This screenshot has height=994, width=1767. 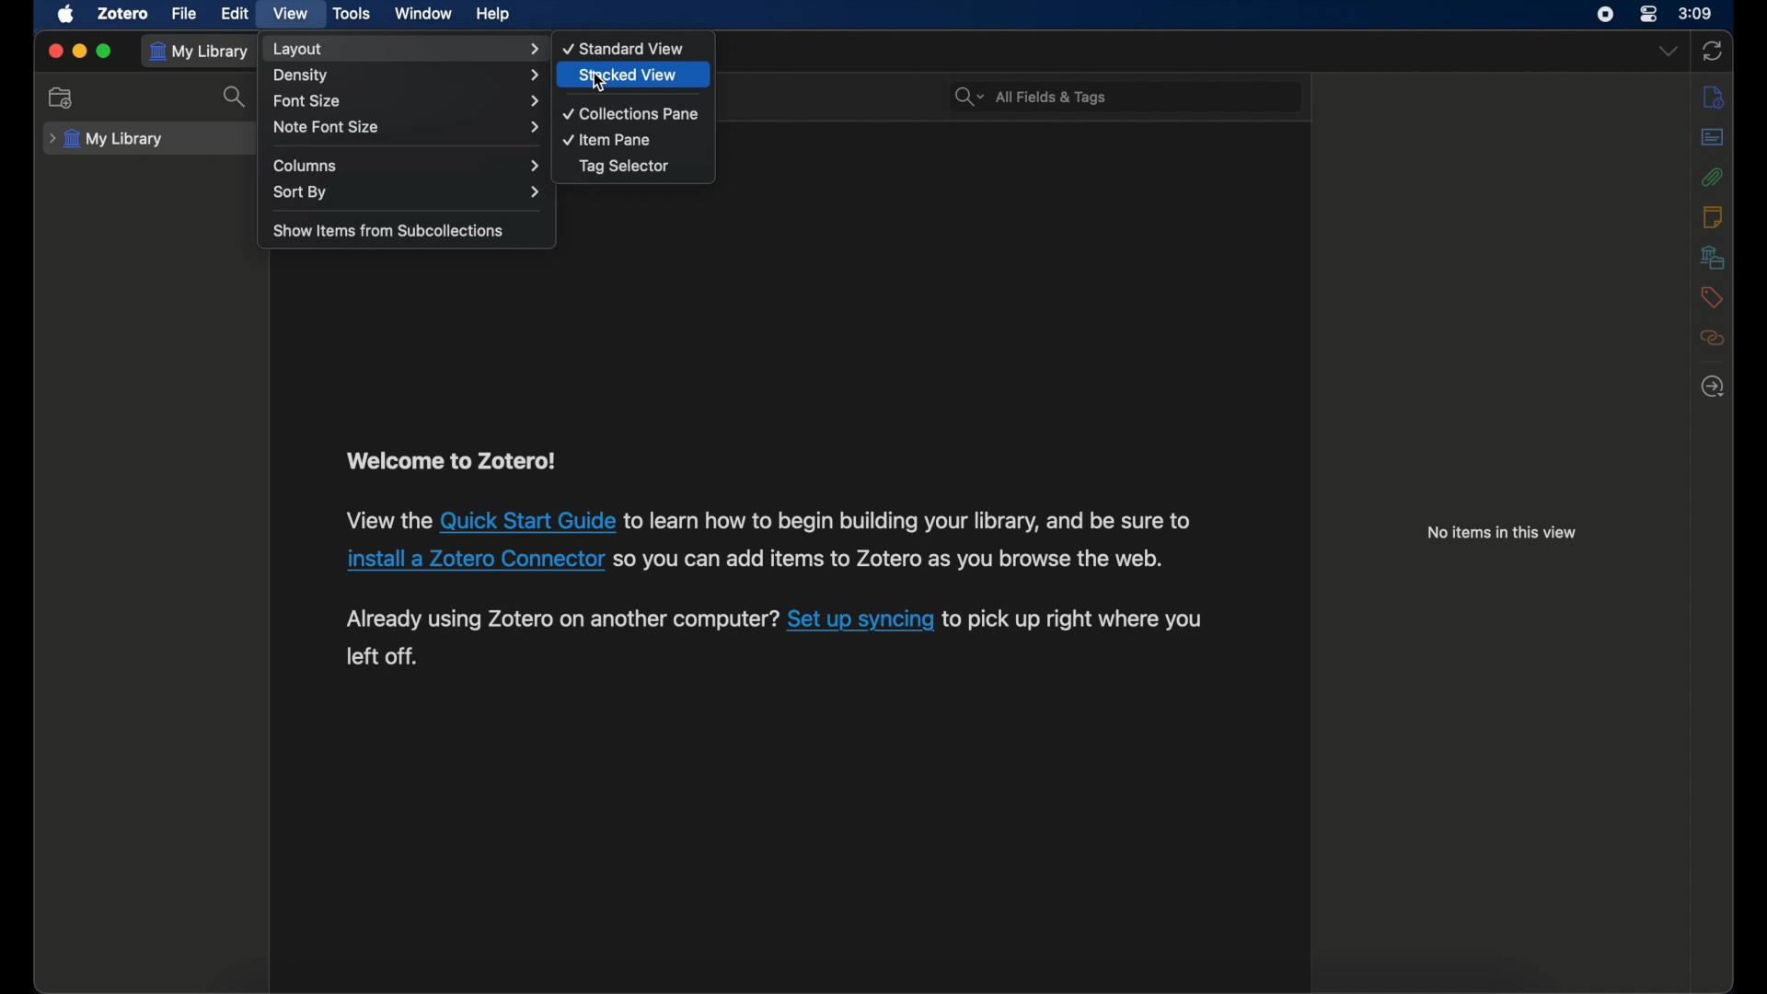 I want to click on search, so click(x=1033, y=97).